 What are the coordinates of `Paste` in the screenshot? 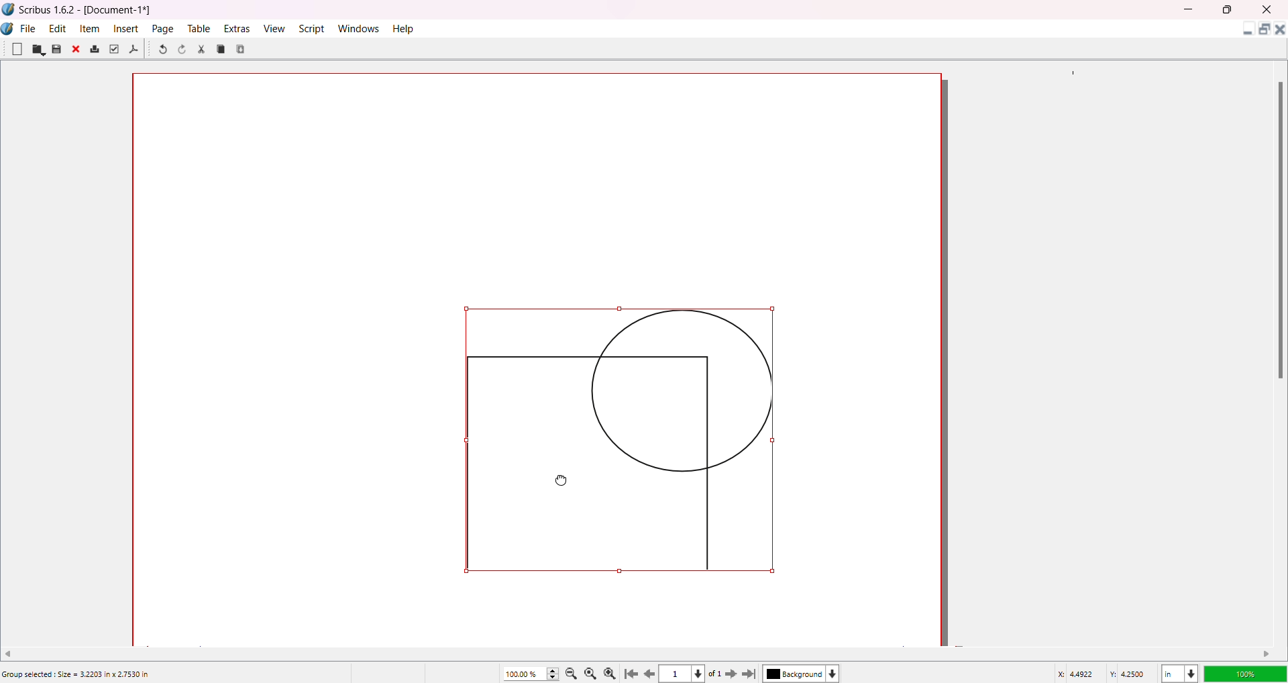 It's located at (242, 48).